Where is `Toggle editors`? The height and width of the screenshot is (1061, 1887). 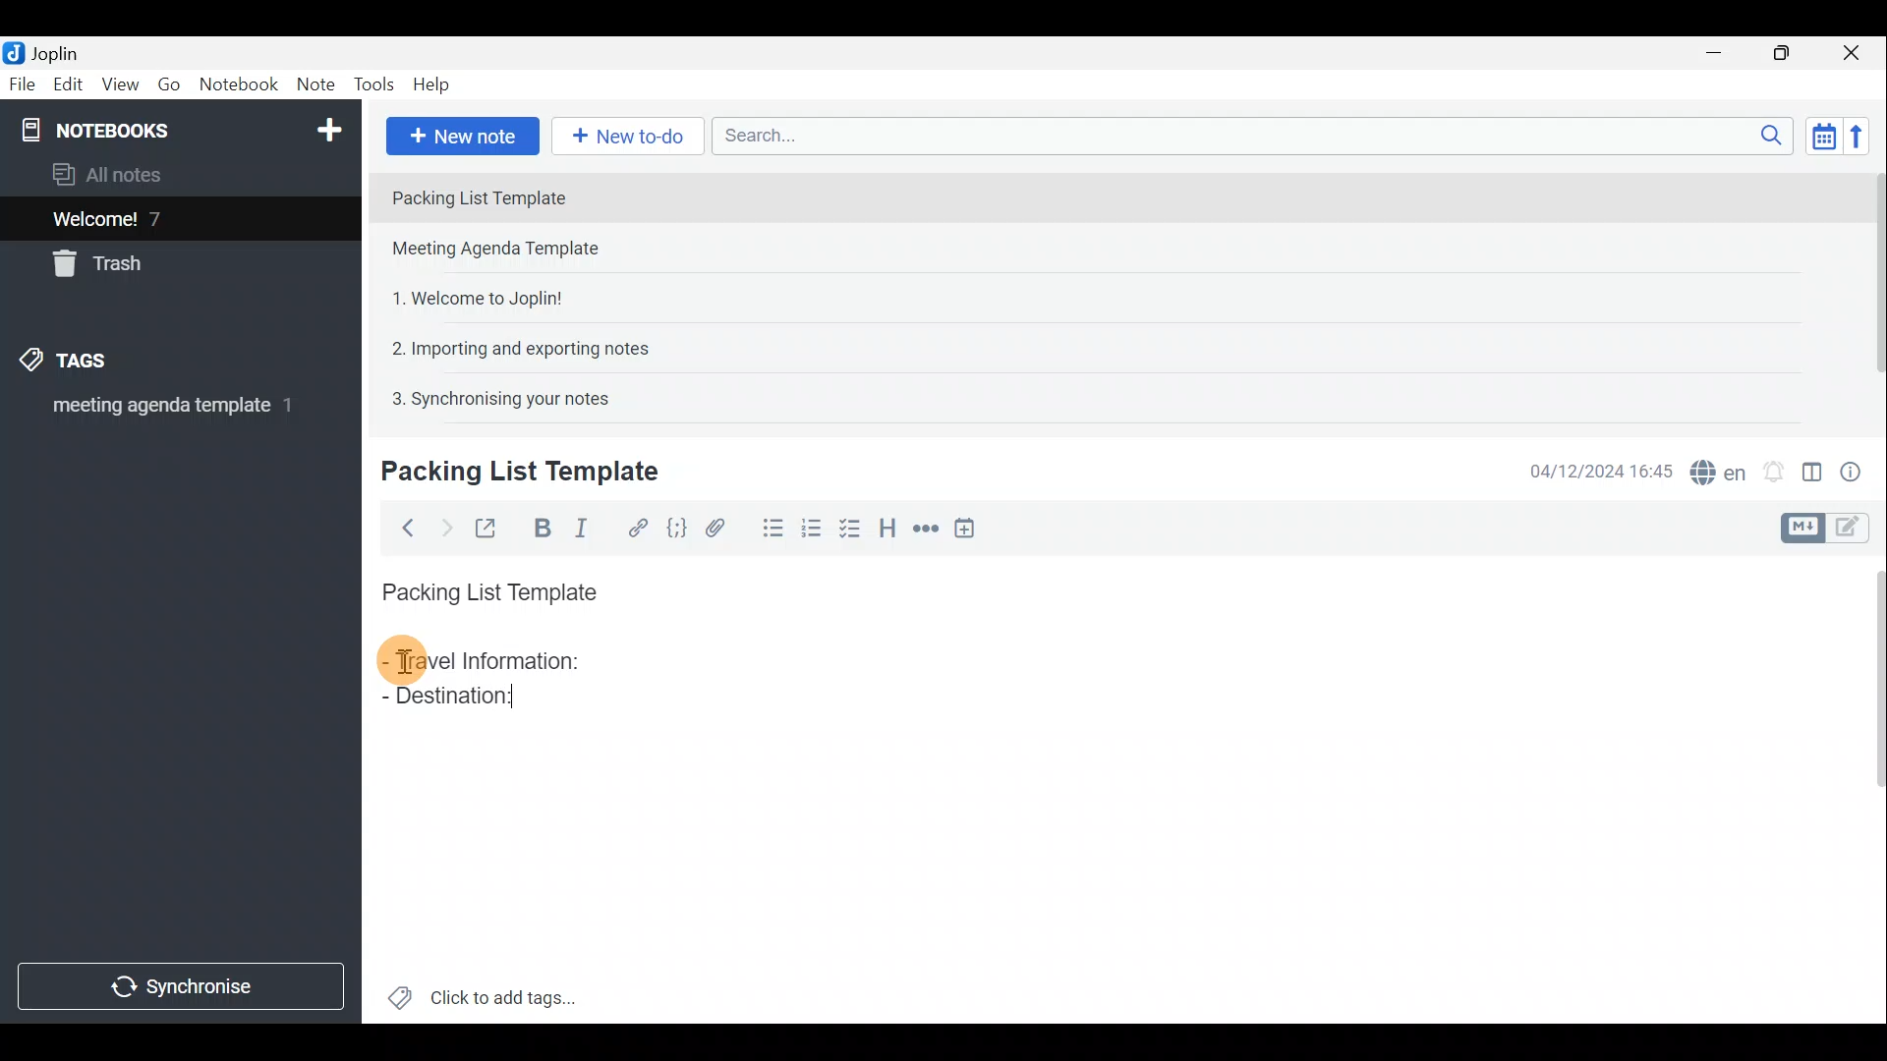 Toggle editors is located at coordinates (1805, 526).